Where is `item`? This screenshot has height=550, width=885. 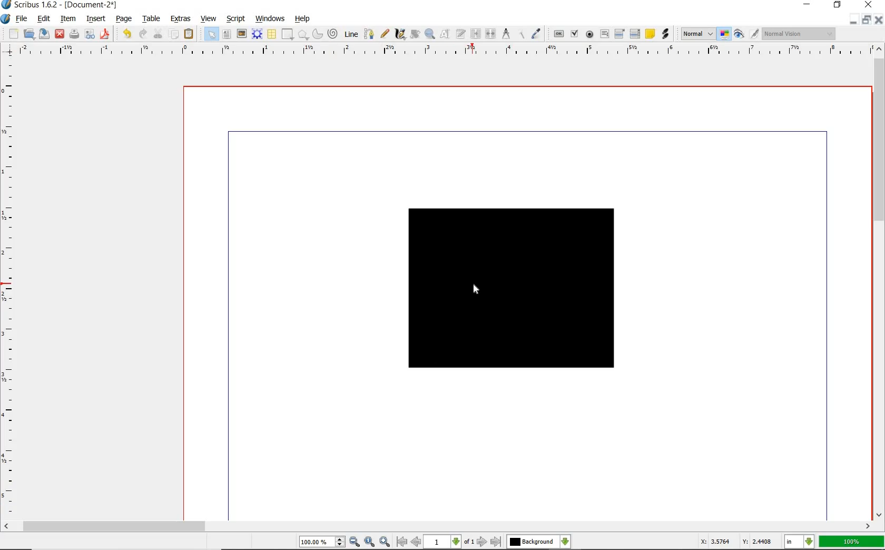 item is located at coordinates (69, 18).